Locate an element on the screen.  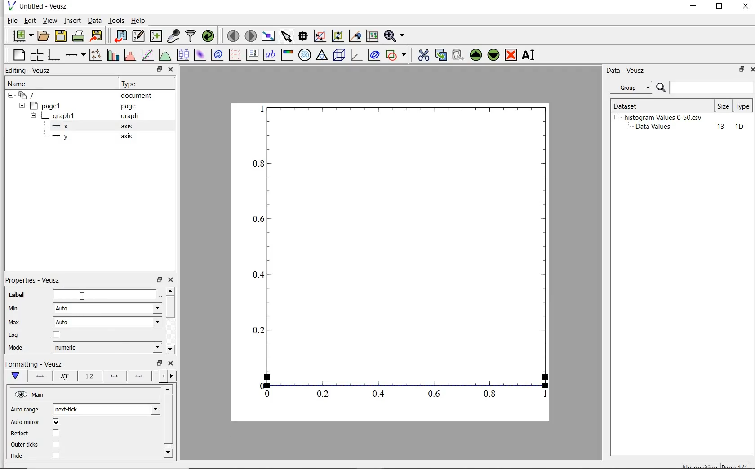
|Formatting - Veusz is located at coordinates (32, 363).